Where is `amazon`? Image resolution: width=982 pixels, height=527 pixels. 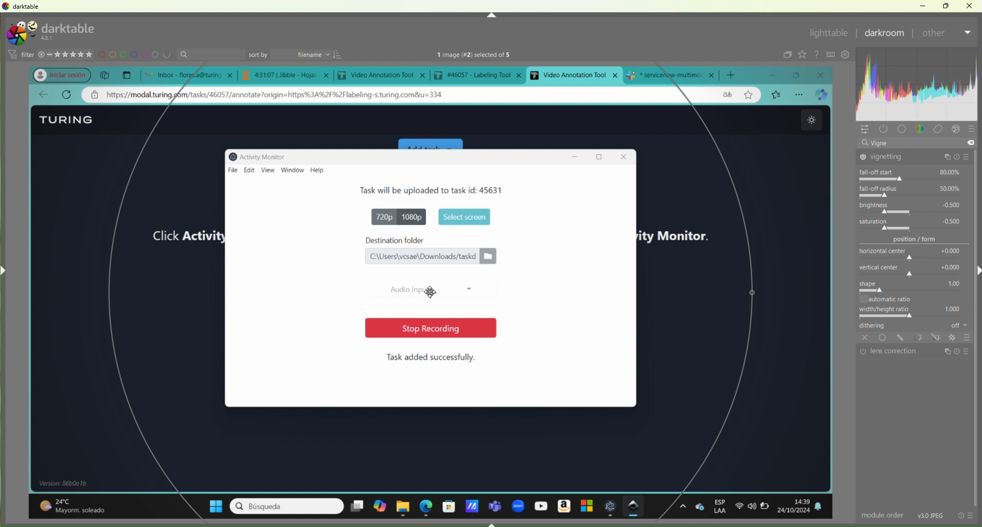 amazon is located at coordinates (563, 505).